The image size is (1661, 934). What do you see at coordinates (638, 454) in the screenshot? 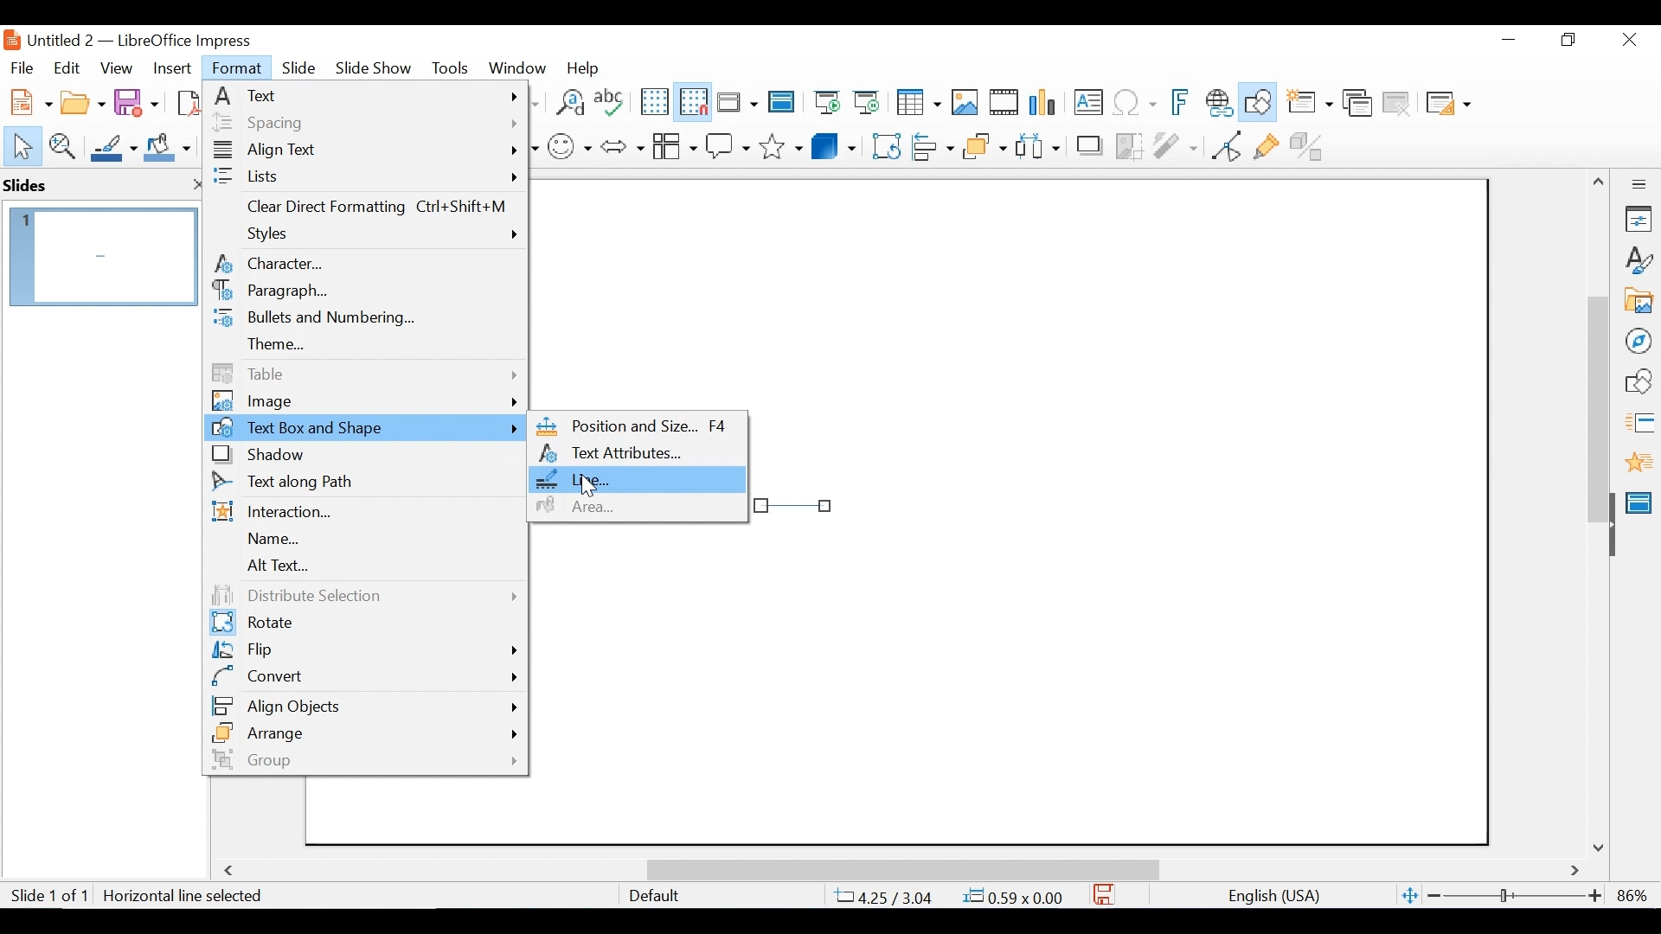
I see `Text and Attribute` at bounding box center [638, 454].